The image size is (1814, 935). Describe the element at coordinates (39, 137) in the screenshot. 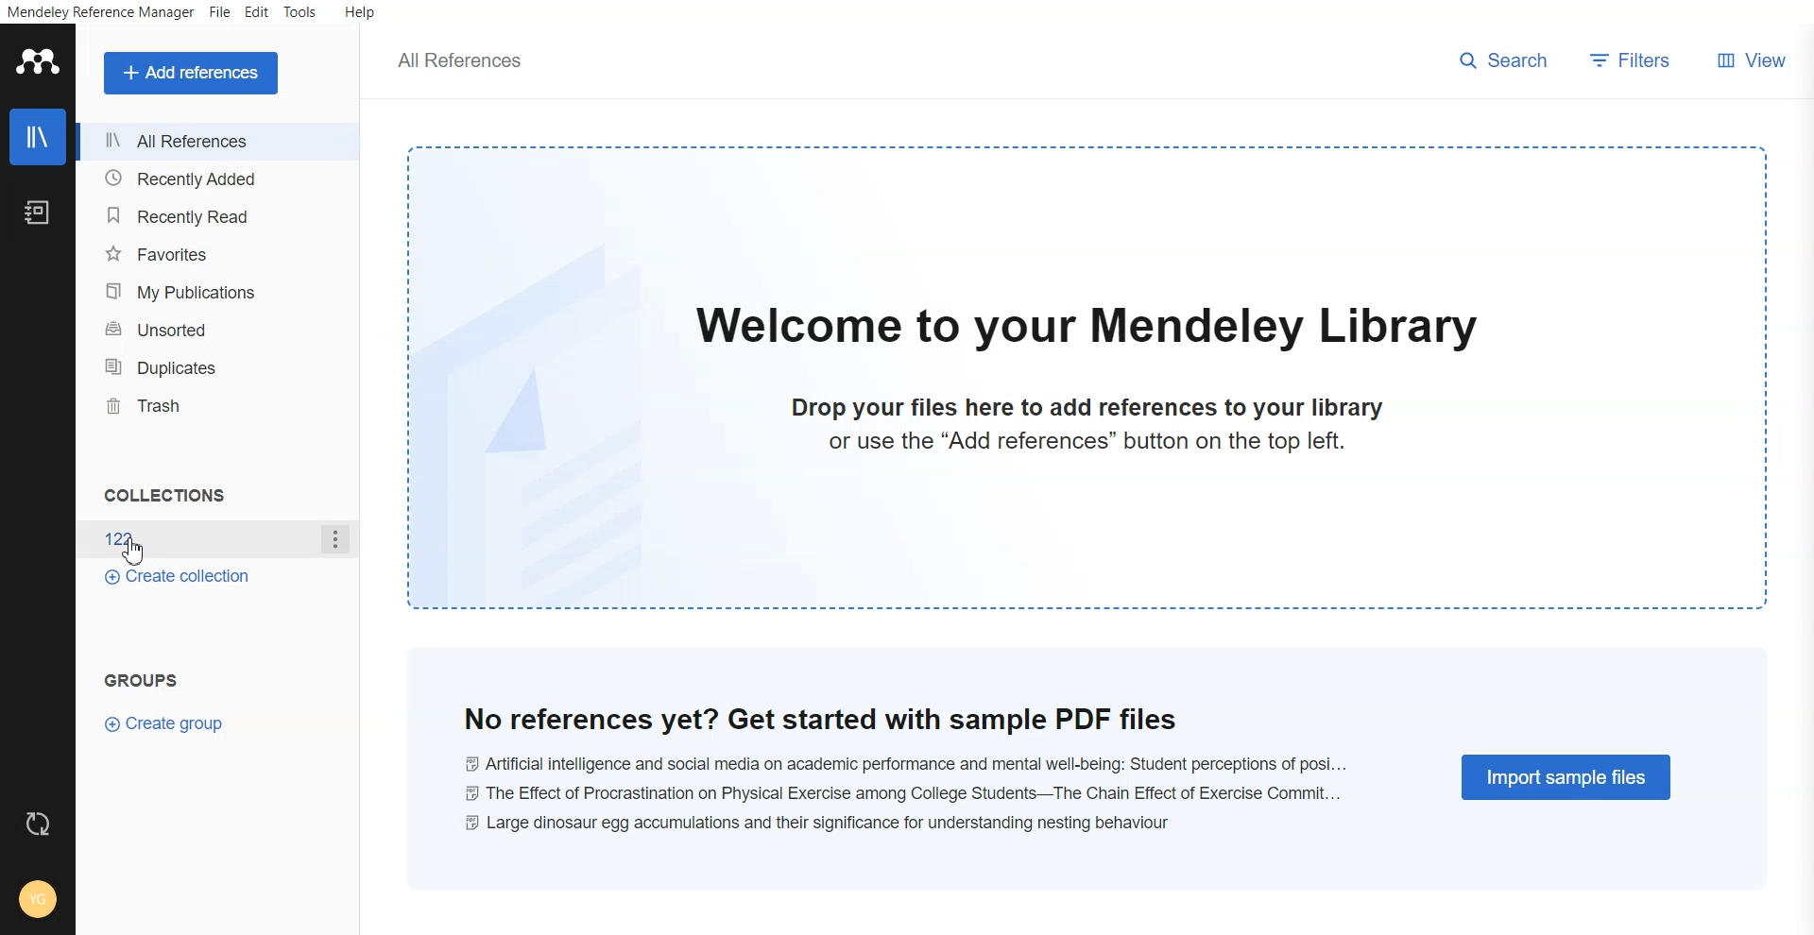

I see `Library` at that location.